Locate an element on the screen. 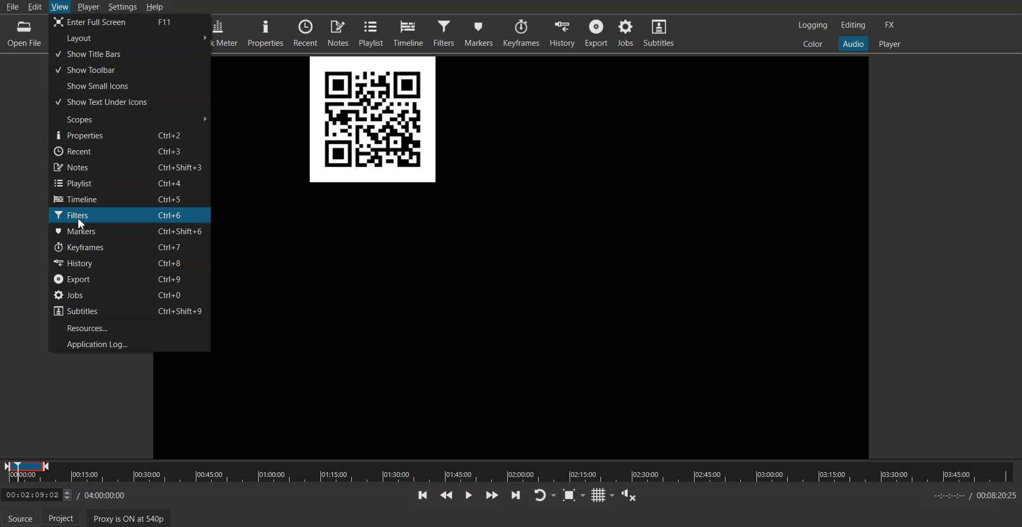 This screenshot has width=1022, height=527. Peak meter is located at coordinates (227, 33).